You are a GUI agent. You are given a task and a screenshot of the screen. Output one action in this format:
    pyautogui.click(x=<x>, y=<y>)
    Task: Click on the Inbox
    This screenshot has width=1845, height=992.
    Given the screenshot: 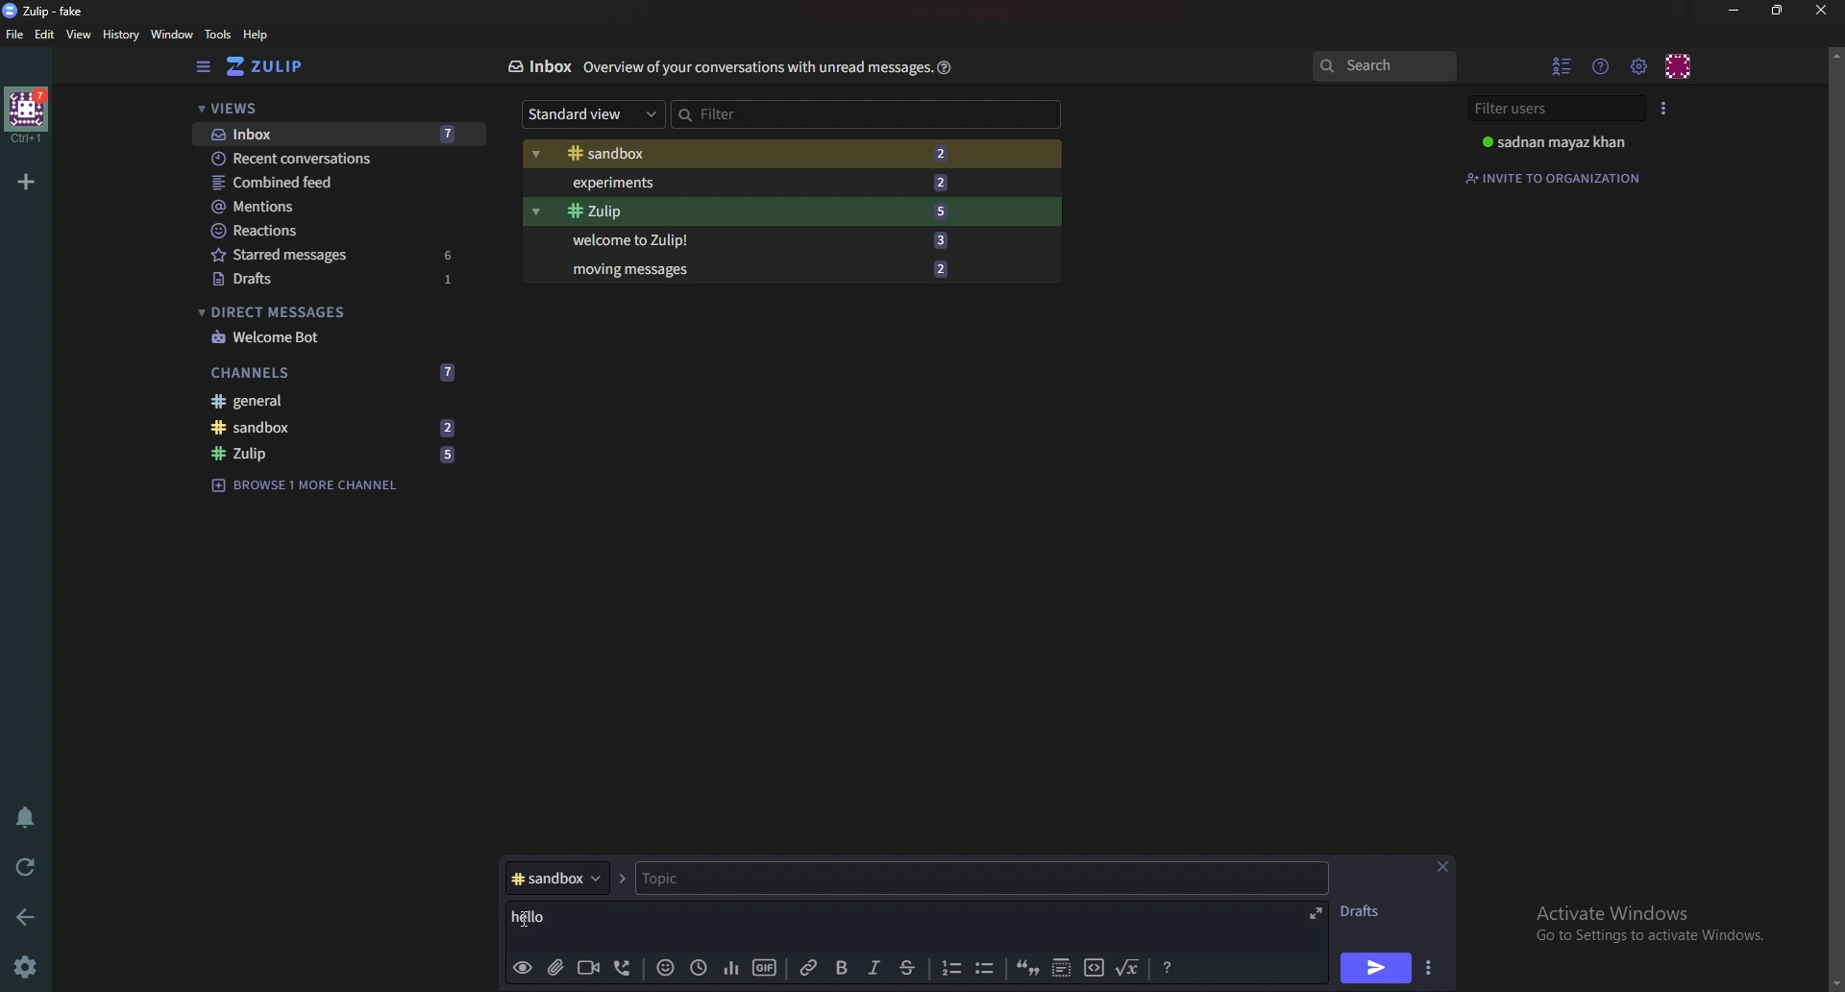 What is the action you would take?
    pyautogui.click(x=342, y=132)
    